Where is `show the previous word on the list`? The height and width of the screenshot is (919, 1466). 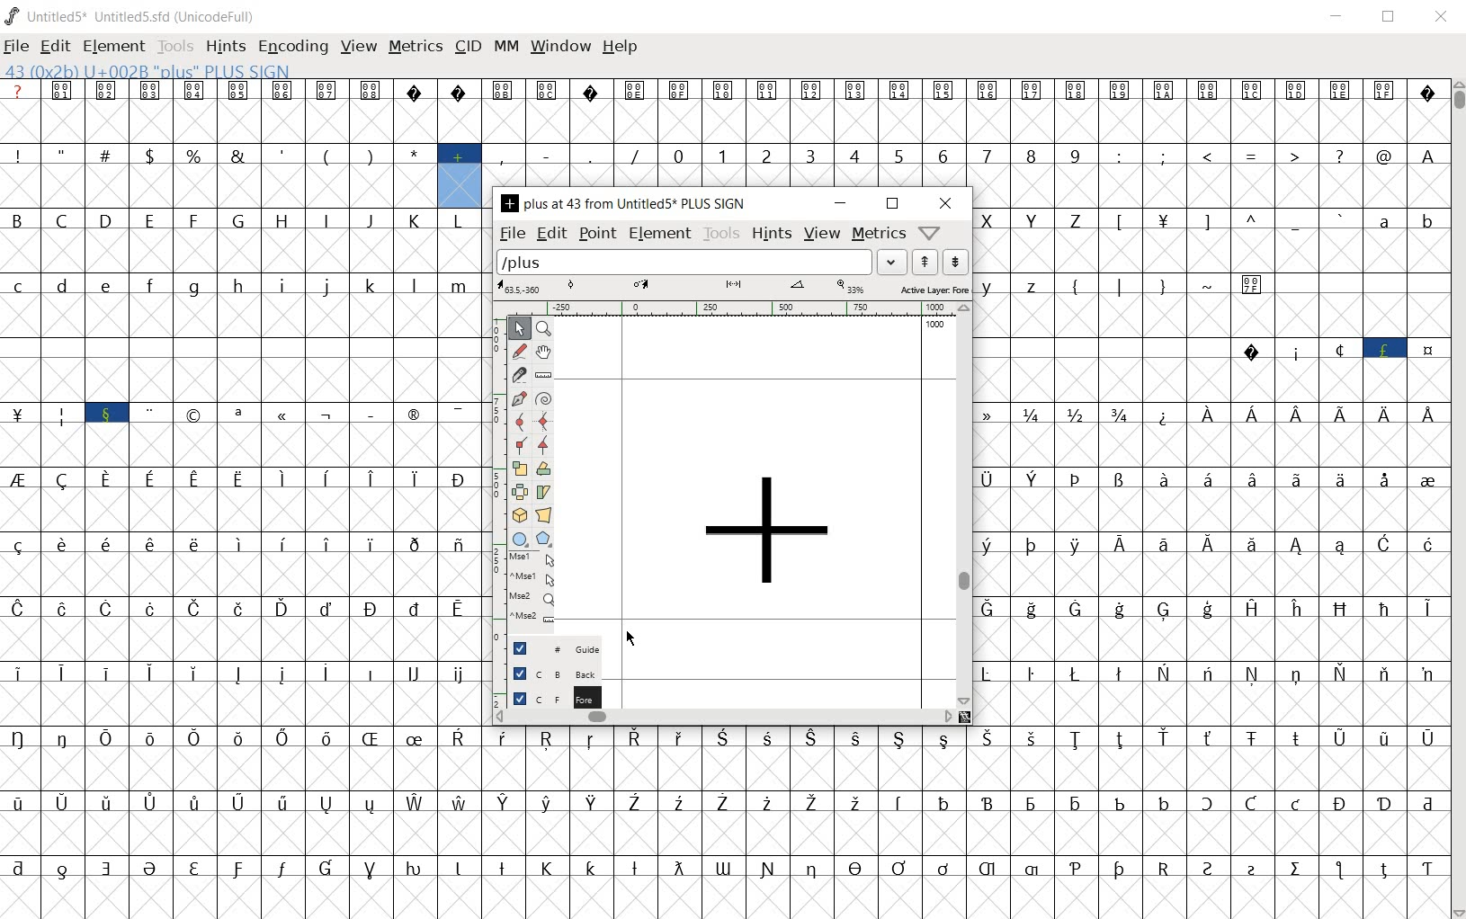
show the previous word on the list is located at coordinates (957, 263).